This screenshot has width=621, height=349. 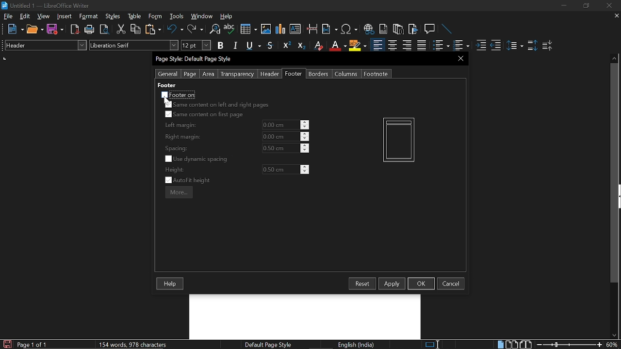 What do you see at coordinates (500, 344) in the screenshot?
I see `Single page view` at bounding box center [500, 344].